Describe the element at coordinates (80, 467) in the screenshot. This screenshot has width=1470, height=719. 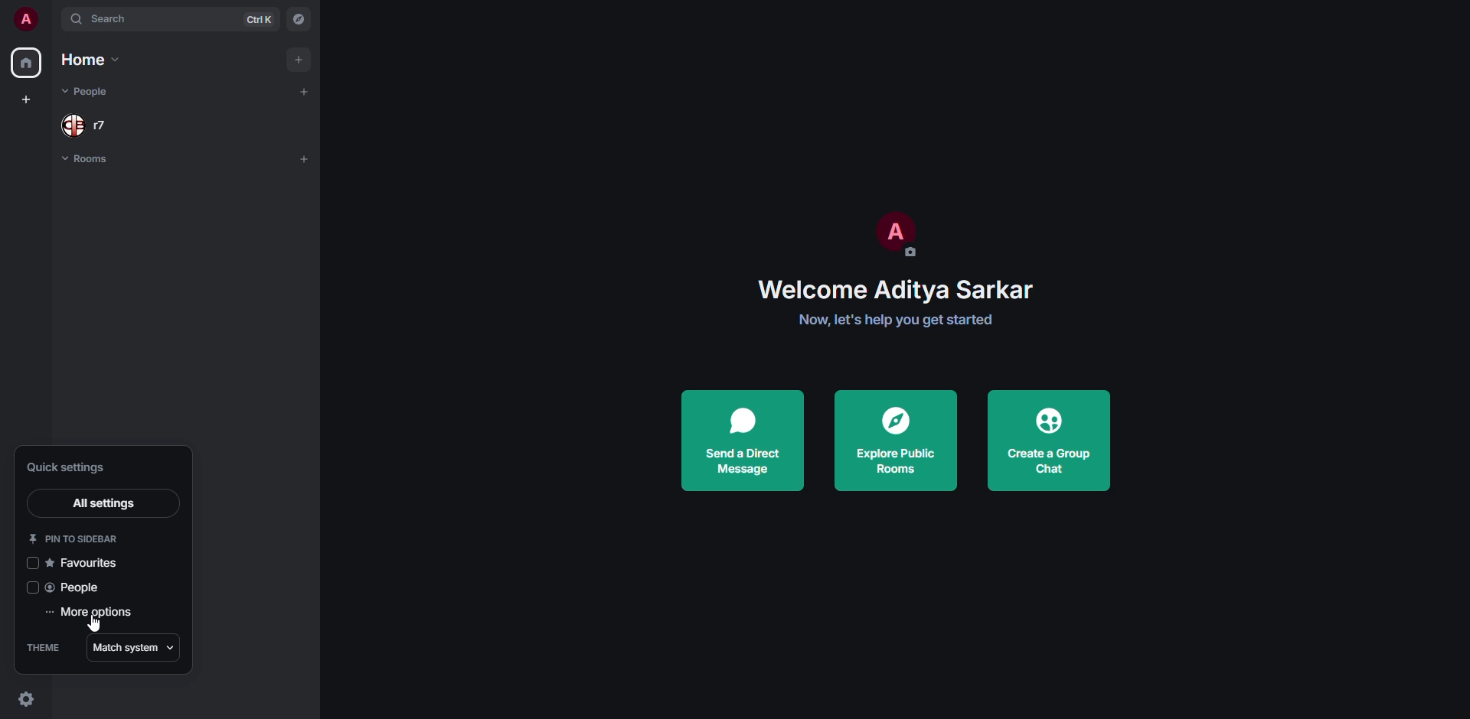
I see `quick settings` at that location.